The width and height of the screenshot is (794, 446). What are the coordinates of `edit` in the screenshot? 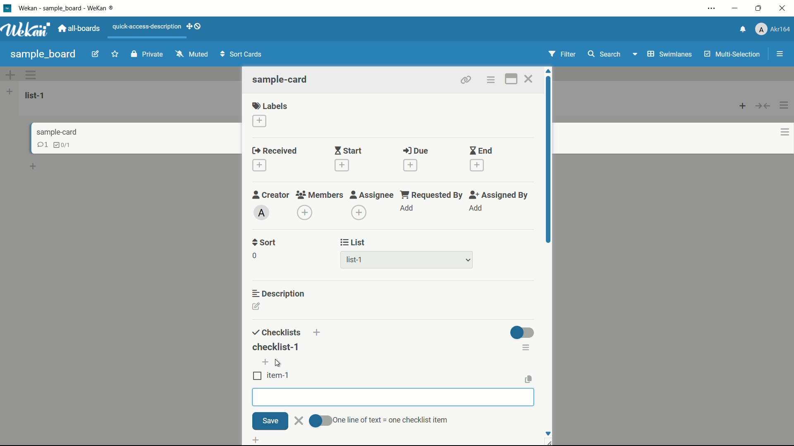 It's located at (90, 54).